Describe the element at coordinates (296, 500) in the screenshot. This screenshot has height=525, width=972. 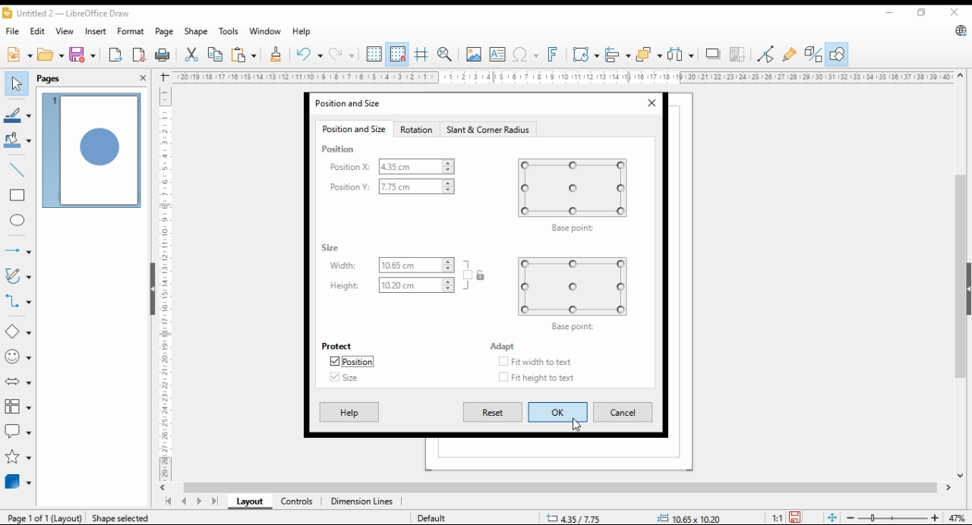
I see `controls` at that location.